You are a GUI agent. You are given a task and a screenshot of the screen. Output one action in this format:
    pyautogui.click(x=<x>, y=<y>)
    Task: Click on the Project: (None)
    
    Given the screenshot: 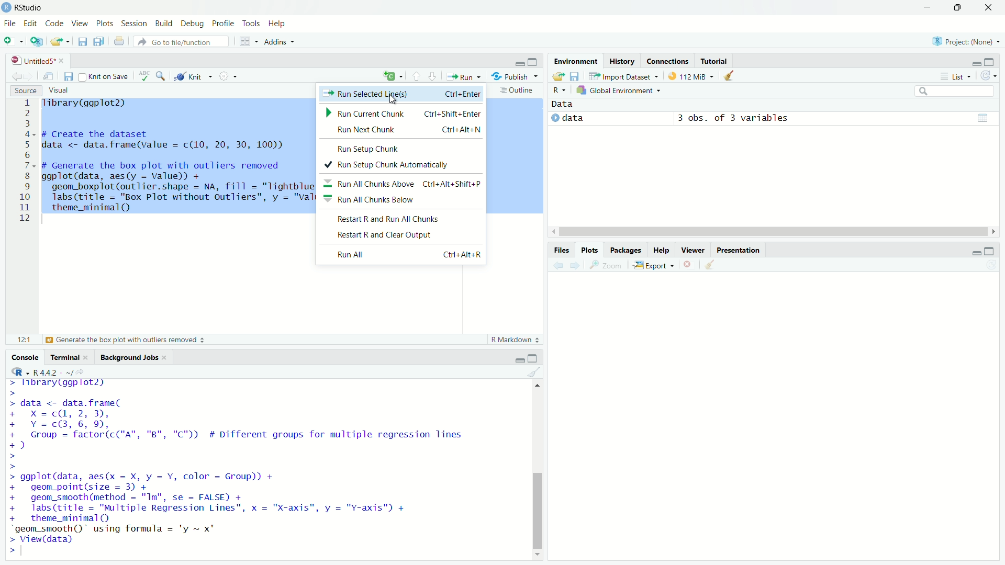 What is the action you would take?
    pyautogui.click(x=967, y=42)
    